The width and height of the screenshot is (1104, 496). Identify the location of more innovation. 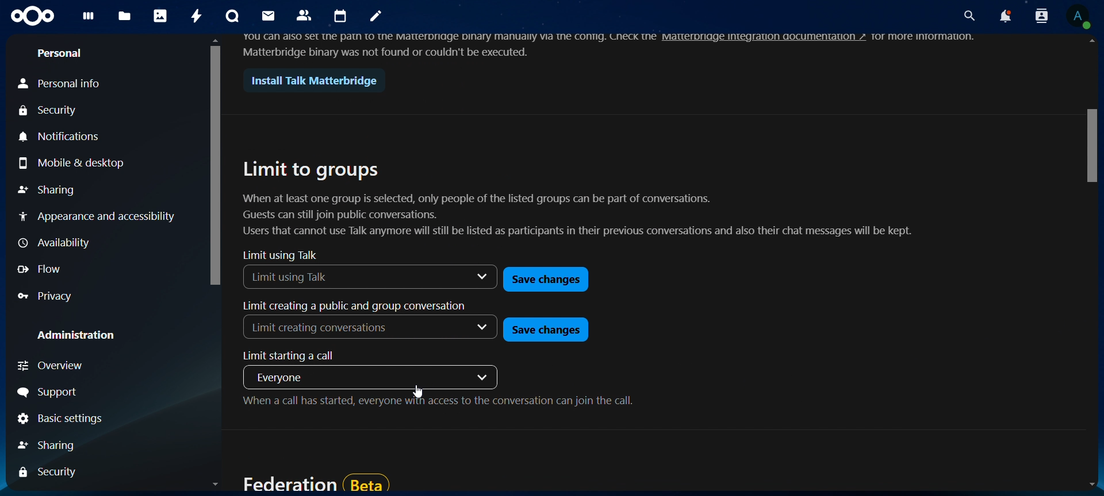
(936, 37).